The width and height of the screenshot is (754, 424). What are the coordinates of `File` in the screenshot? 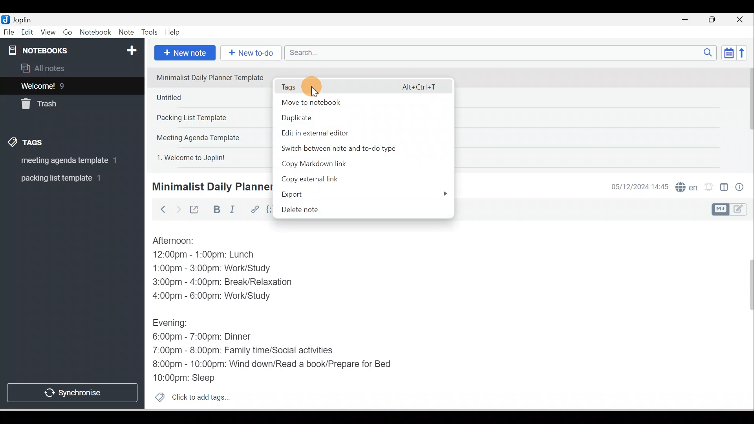 It's located at (9, 31).